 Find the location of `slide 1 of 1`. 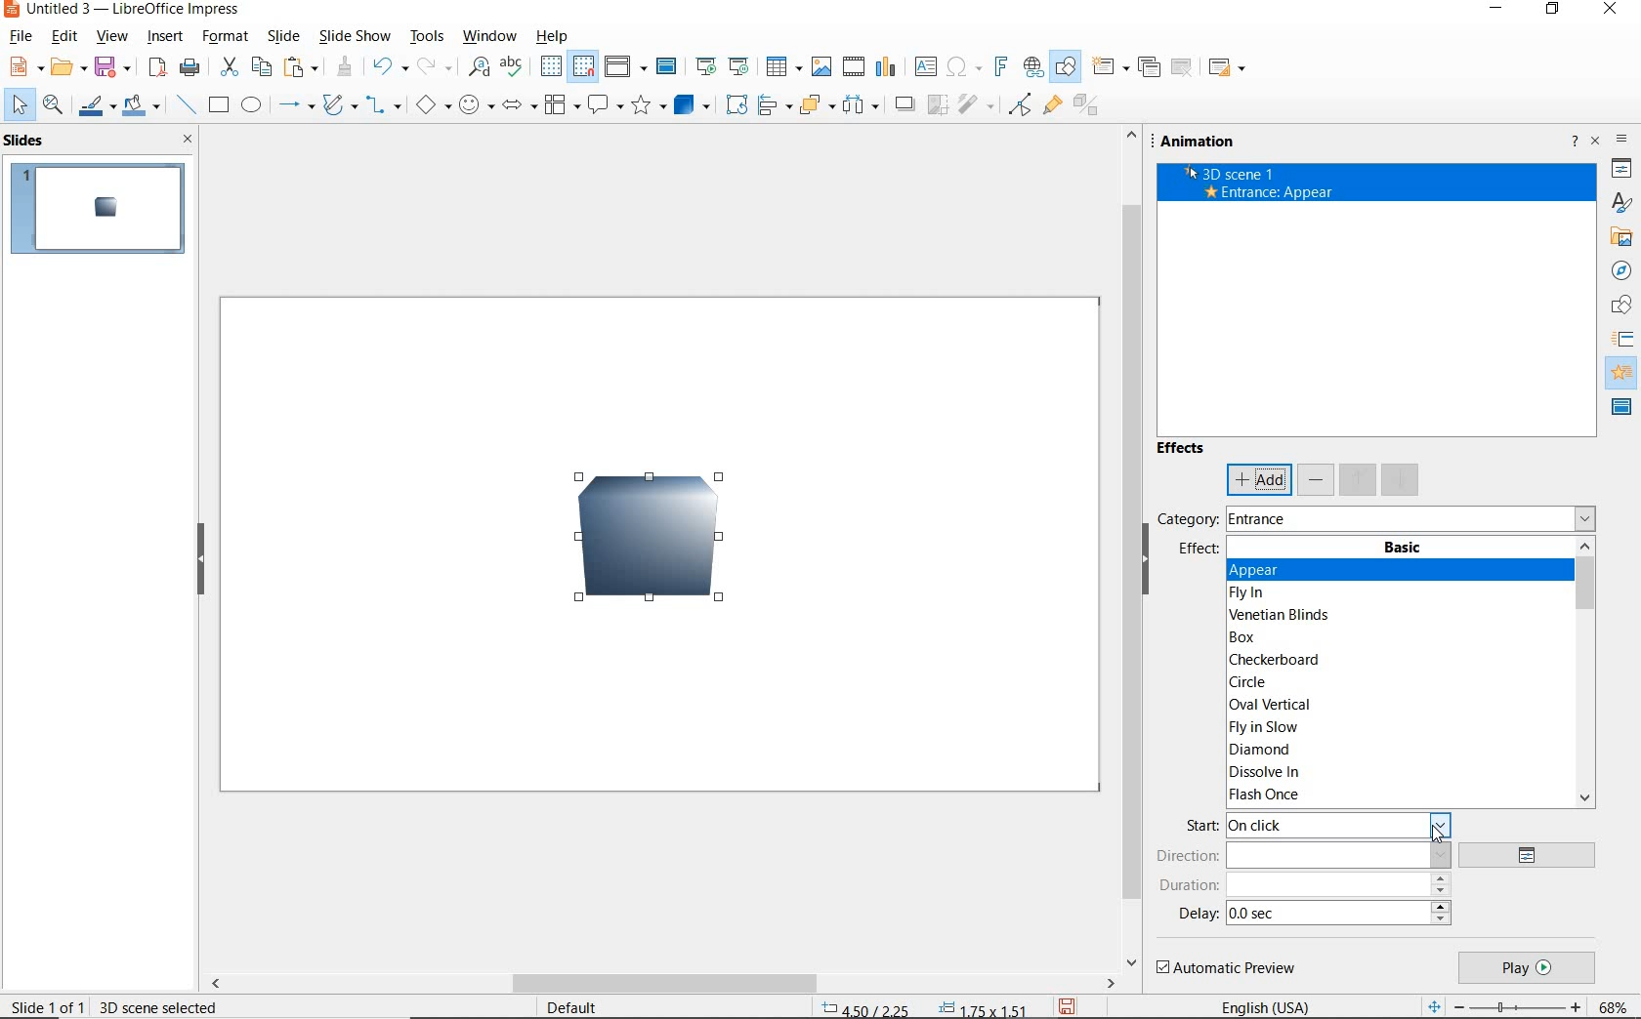

slide 1 of 1 is located at coordinates (48, 1005).